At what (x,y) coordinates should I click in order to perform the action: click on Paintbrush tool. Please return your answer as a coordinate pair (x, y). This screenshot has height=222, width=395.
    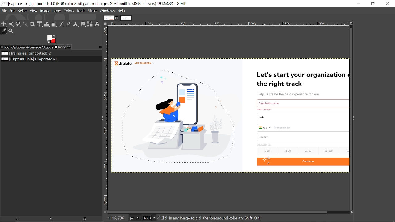
    Looking at the image, I should click on (62, 24).